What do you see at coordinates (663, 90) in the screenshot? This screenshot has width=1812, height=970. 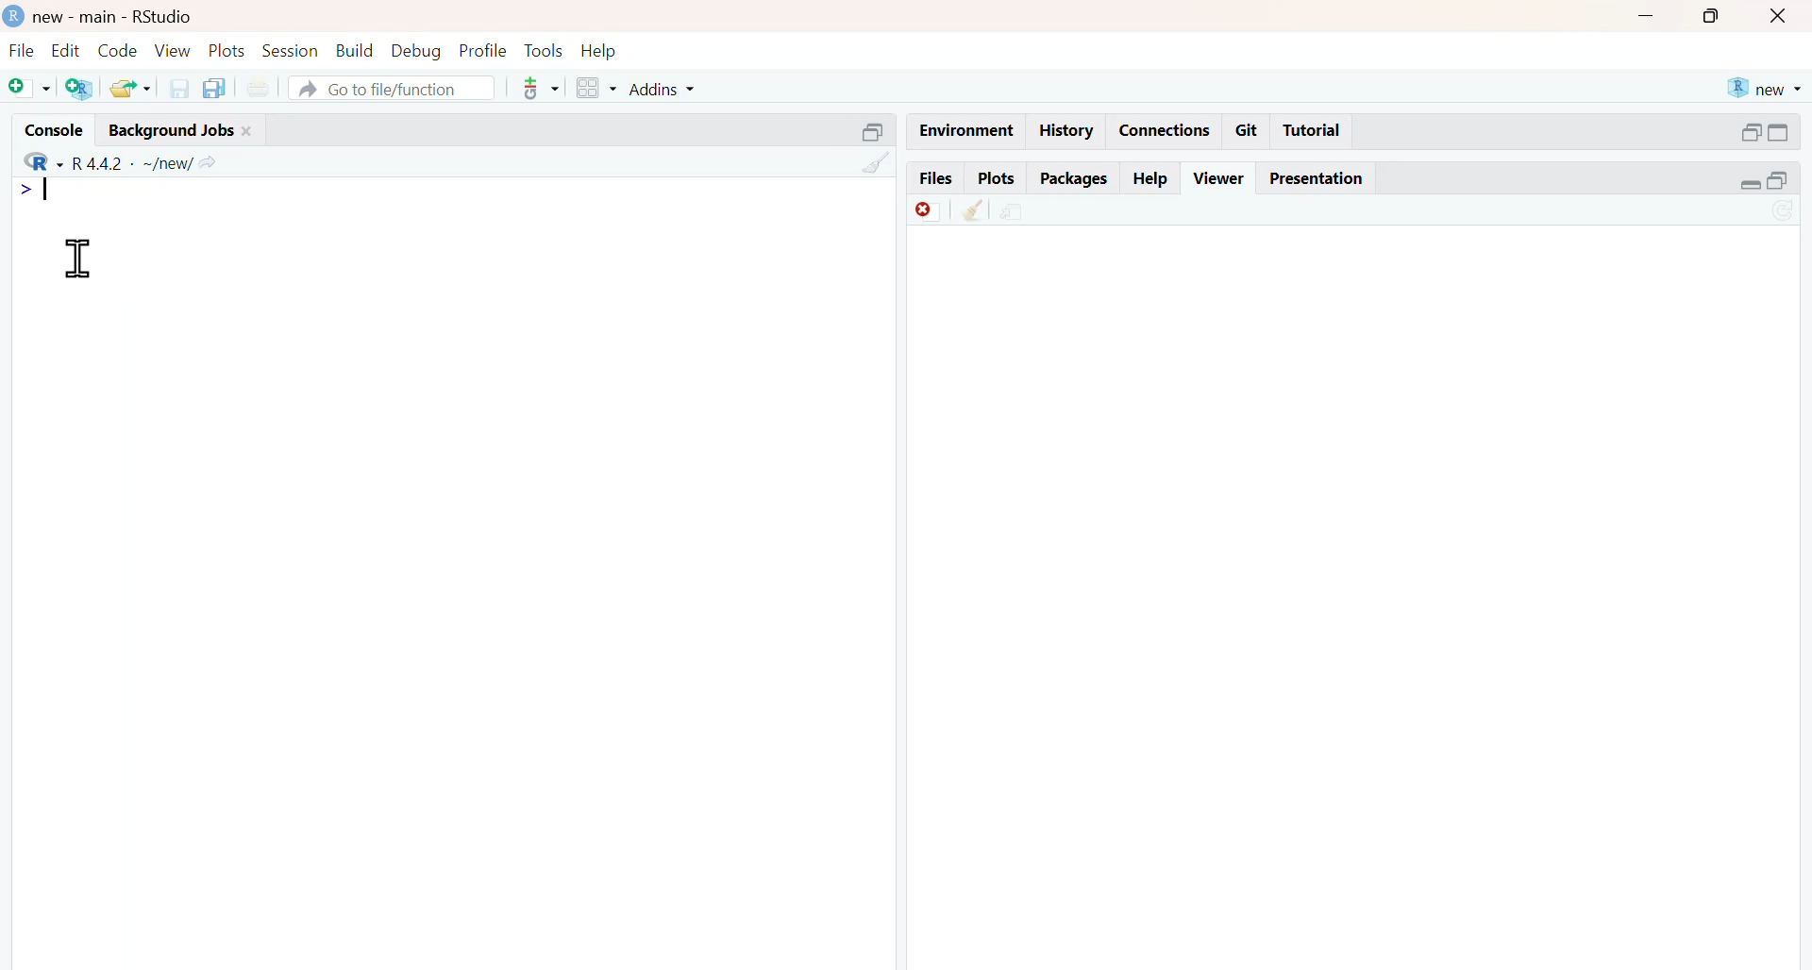 I see `addins` at bounding box center [663, 90].